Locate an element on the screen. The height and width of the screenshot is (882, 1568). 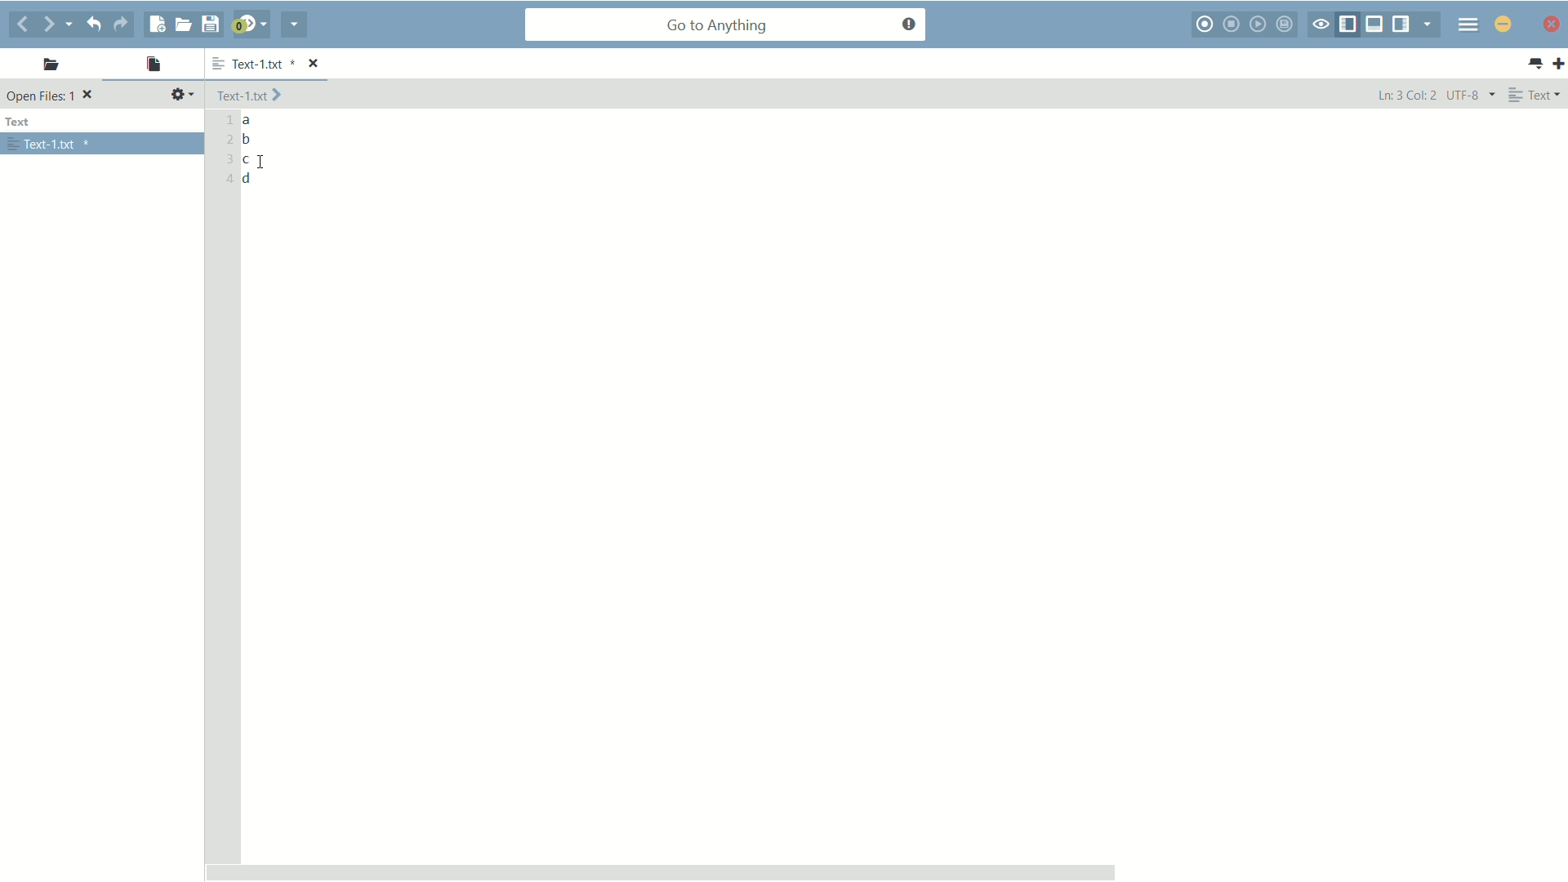
a
b
c
d is located at coordinates (250, 151).